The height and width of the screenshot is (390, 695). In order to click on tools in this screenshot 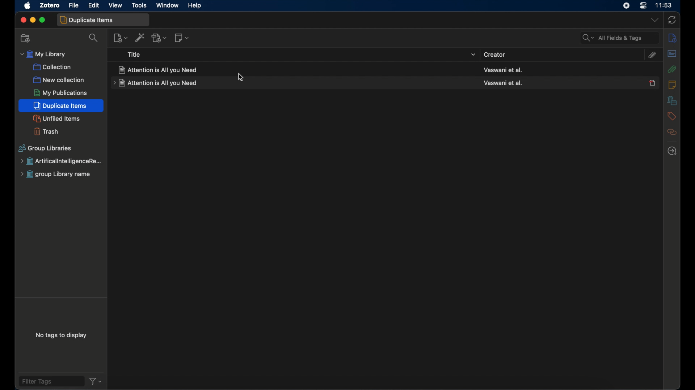, I will do `click(140, 6)`.